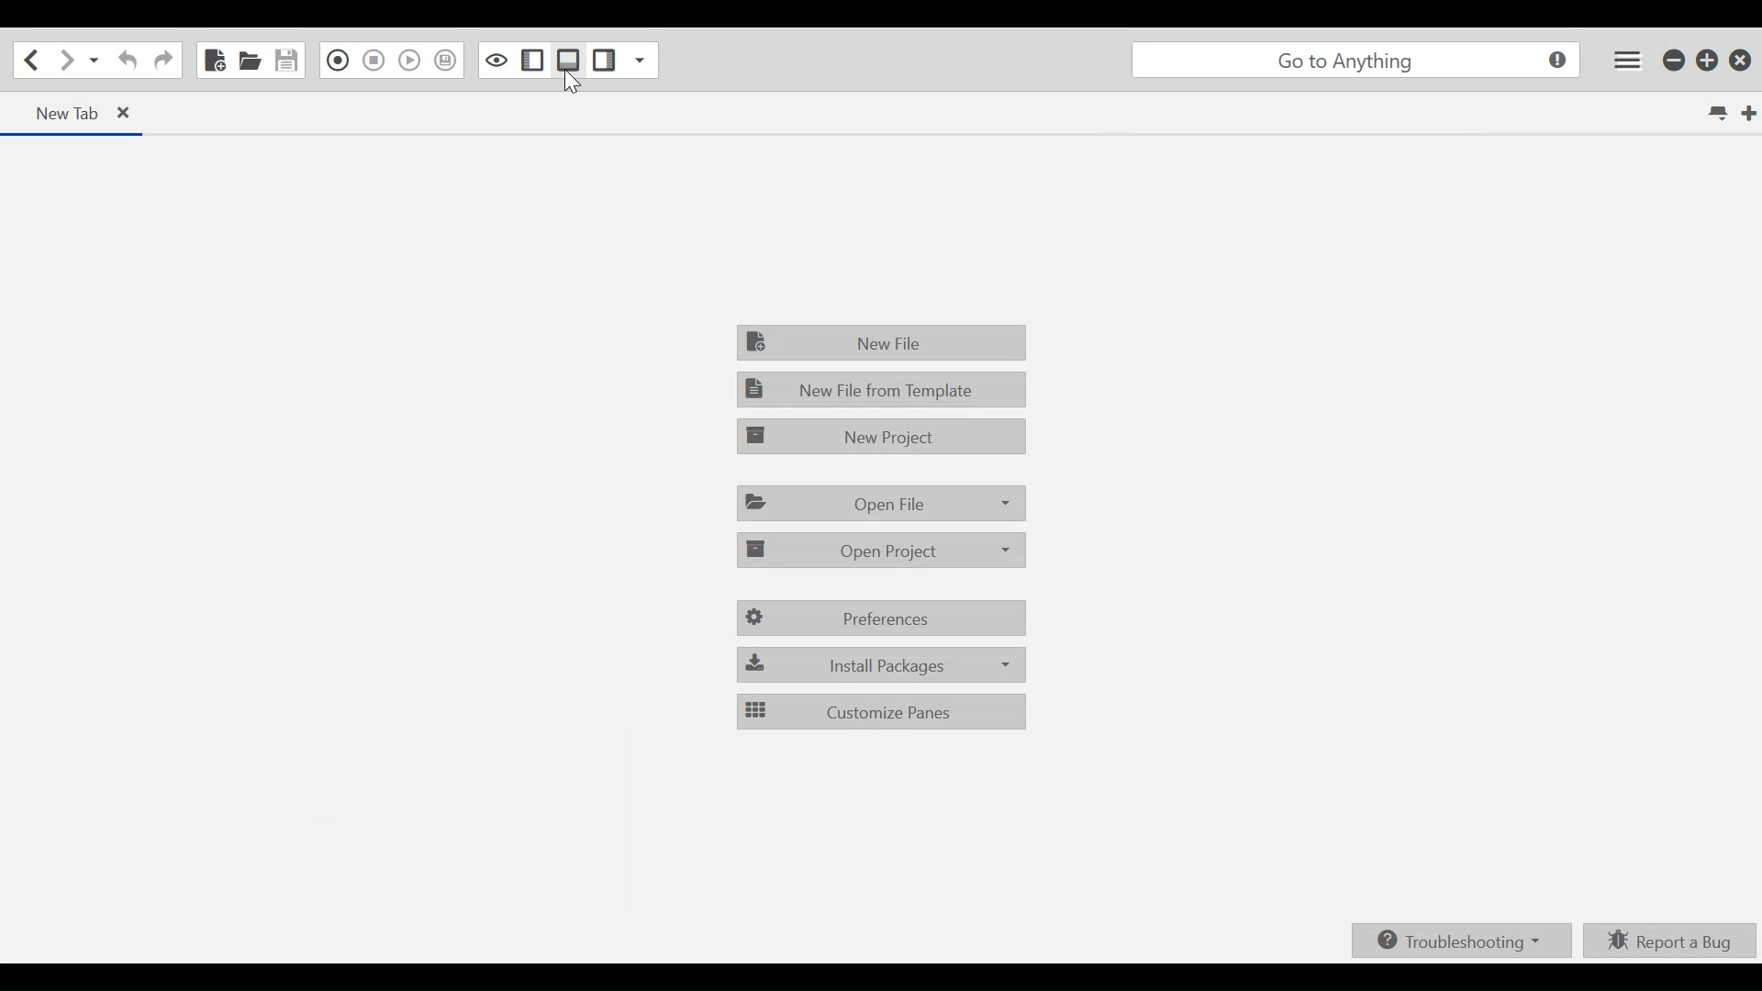 This screenshot has height=991, width=1762. I want to click on Go back one location, so click(31, 58).